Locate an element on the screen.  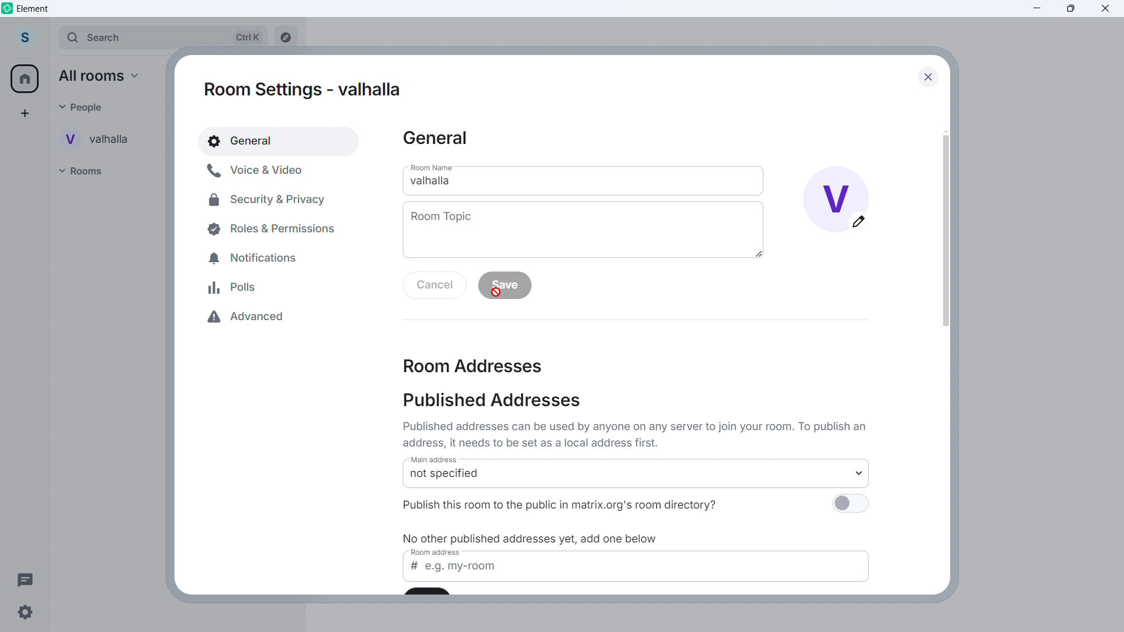
maximize is located at coordinates (1070, 9).